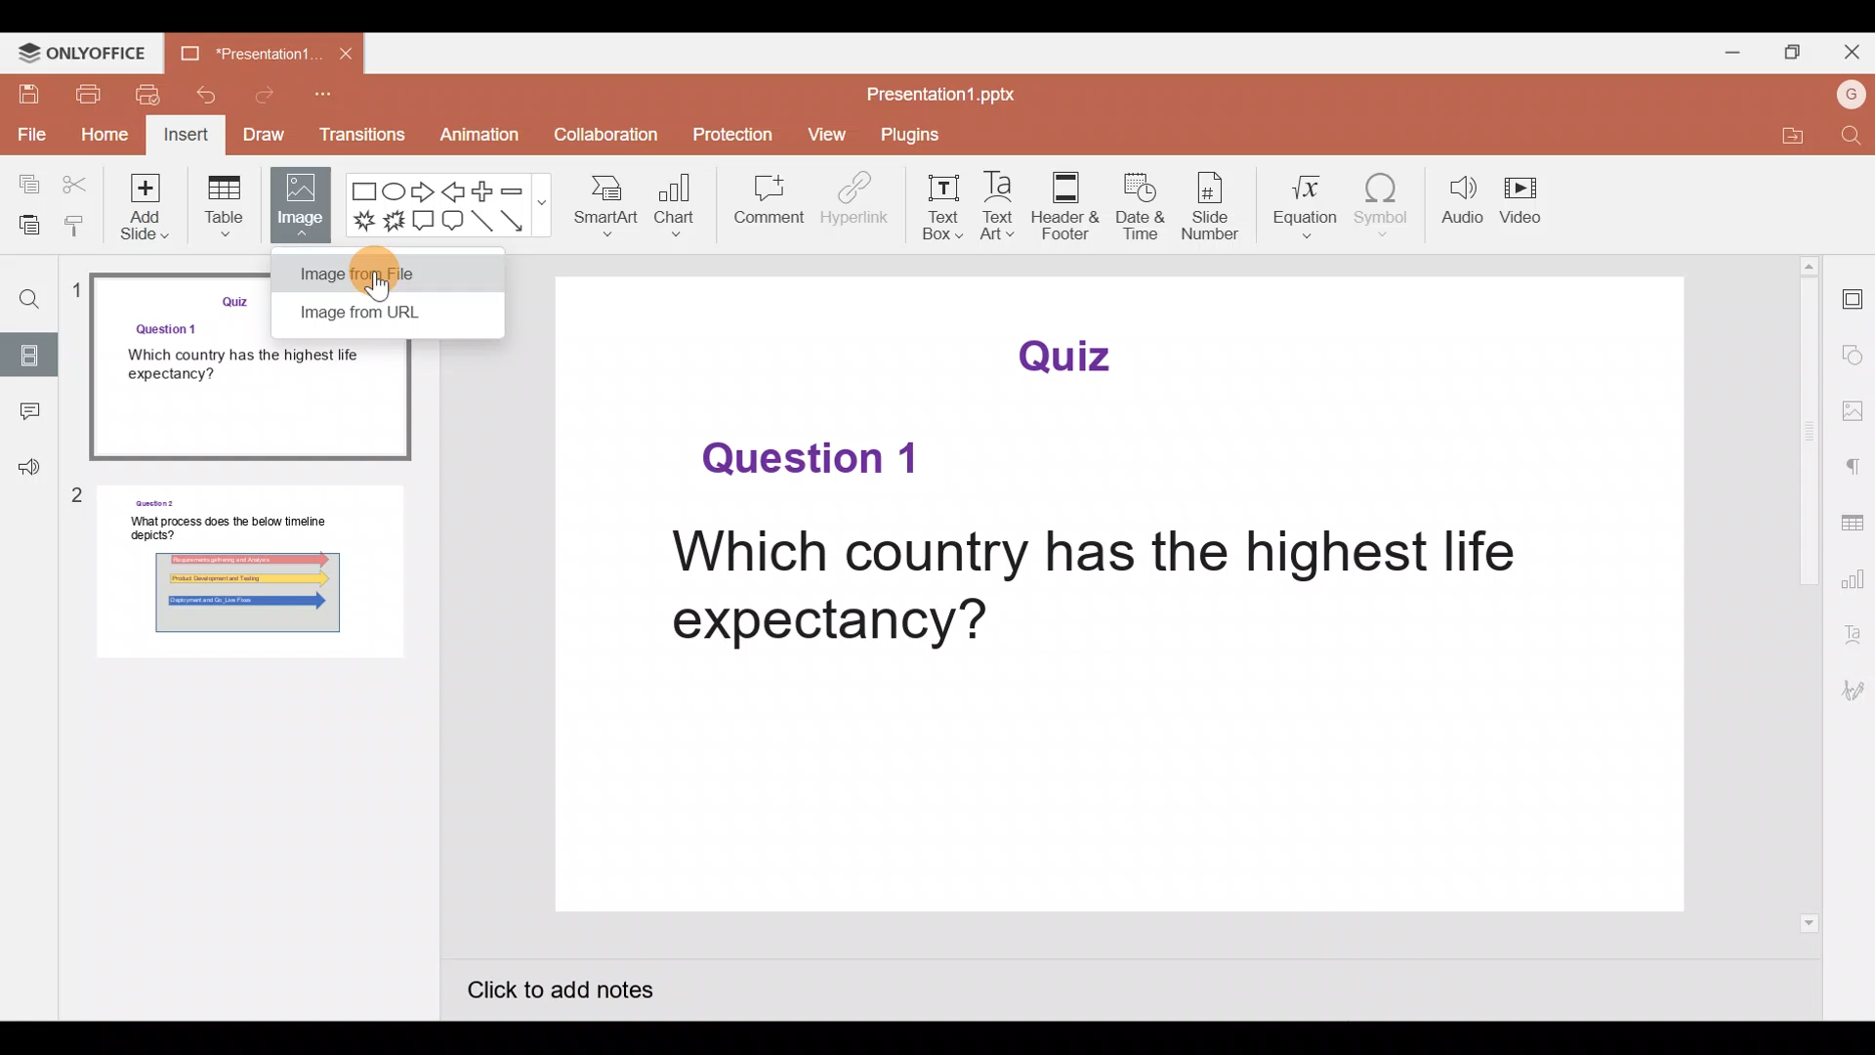  What do you see at coordinates (1854, 636) in the screenshot?
I see `Text Art settings` at bounding box center [1854, 636].